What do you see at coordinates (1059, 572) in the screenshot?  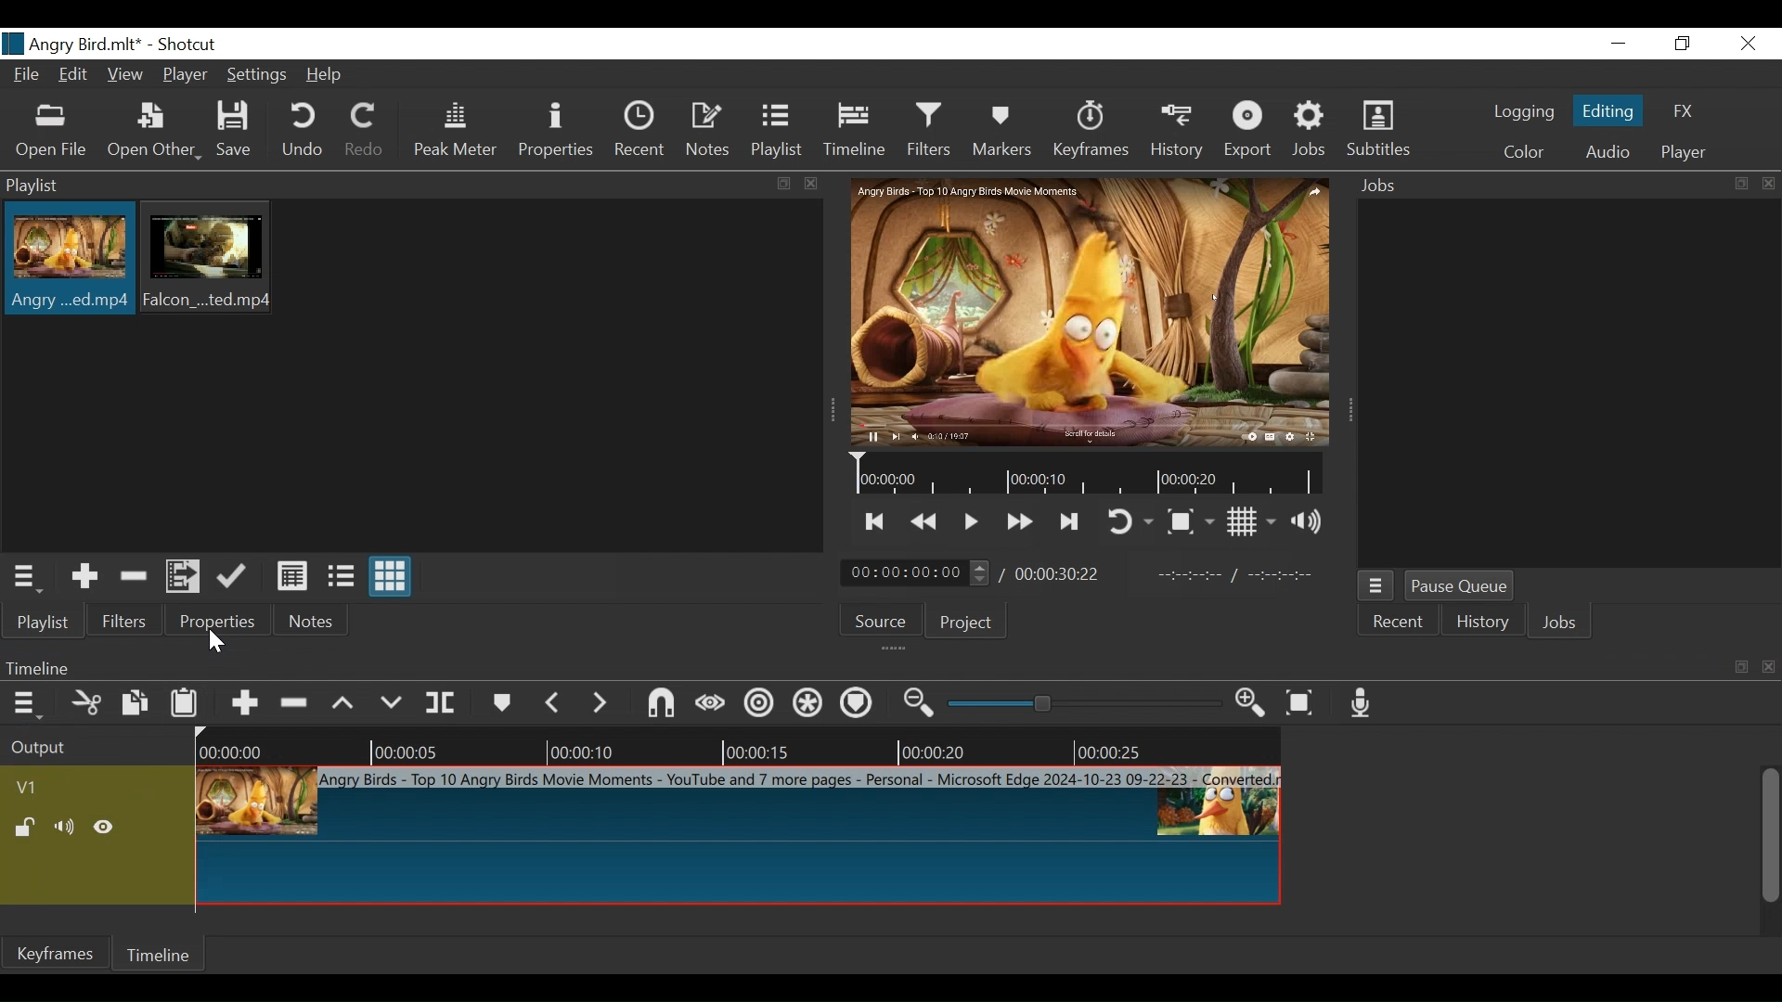 I see `Total Duration` at bounding box center [1059, 572].